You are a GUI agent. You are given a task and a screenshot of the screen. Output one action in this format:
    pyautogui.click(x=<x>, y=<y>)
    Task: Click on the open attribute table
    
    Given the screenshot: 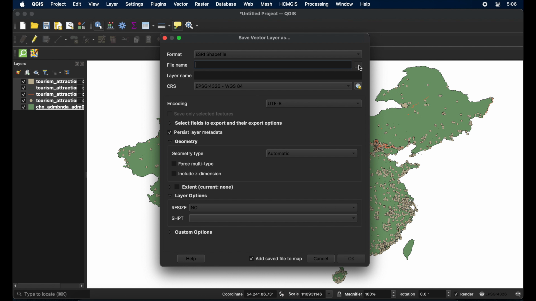 What is the action you would take?
    pyautogui.click(x=148, y=26)
    